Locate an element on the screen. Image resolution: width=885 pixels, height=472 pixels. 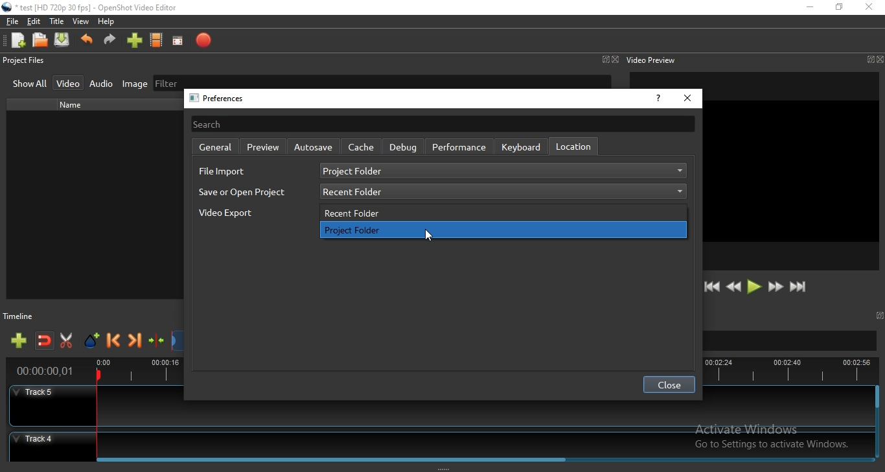
location is located at coordinates (573, 146).